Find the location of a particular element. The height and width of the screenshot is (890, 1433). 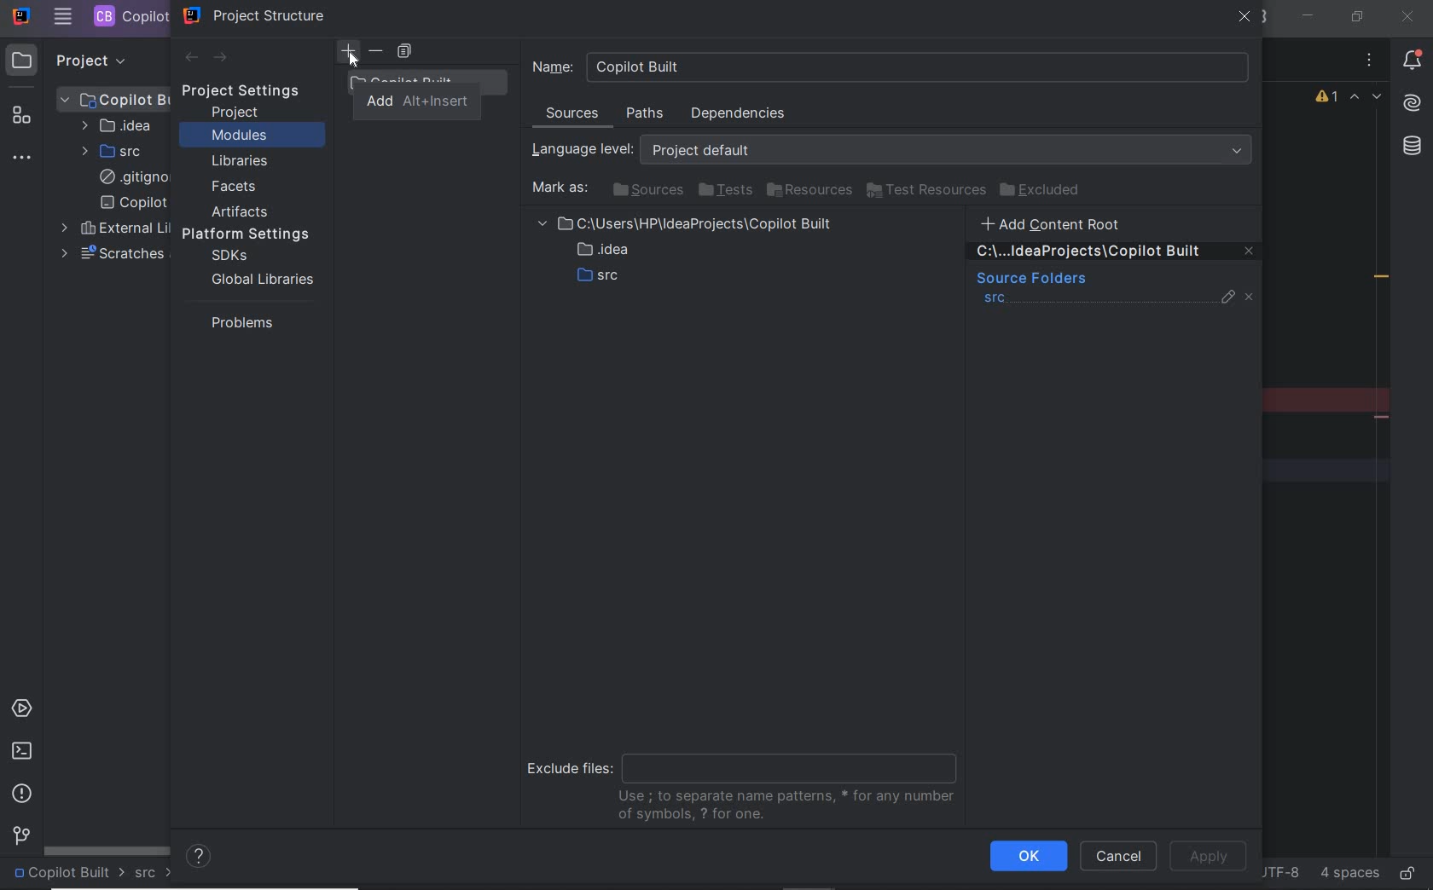

cancel is located at coordinates (1118, 858).